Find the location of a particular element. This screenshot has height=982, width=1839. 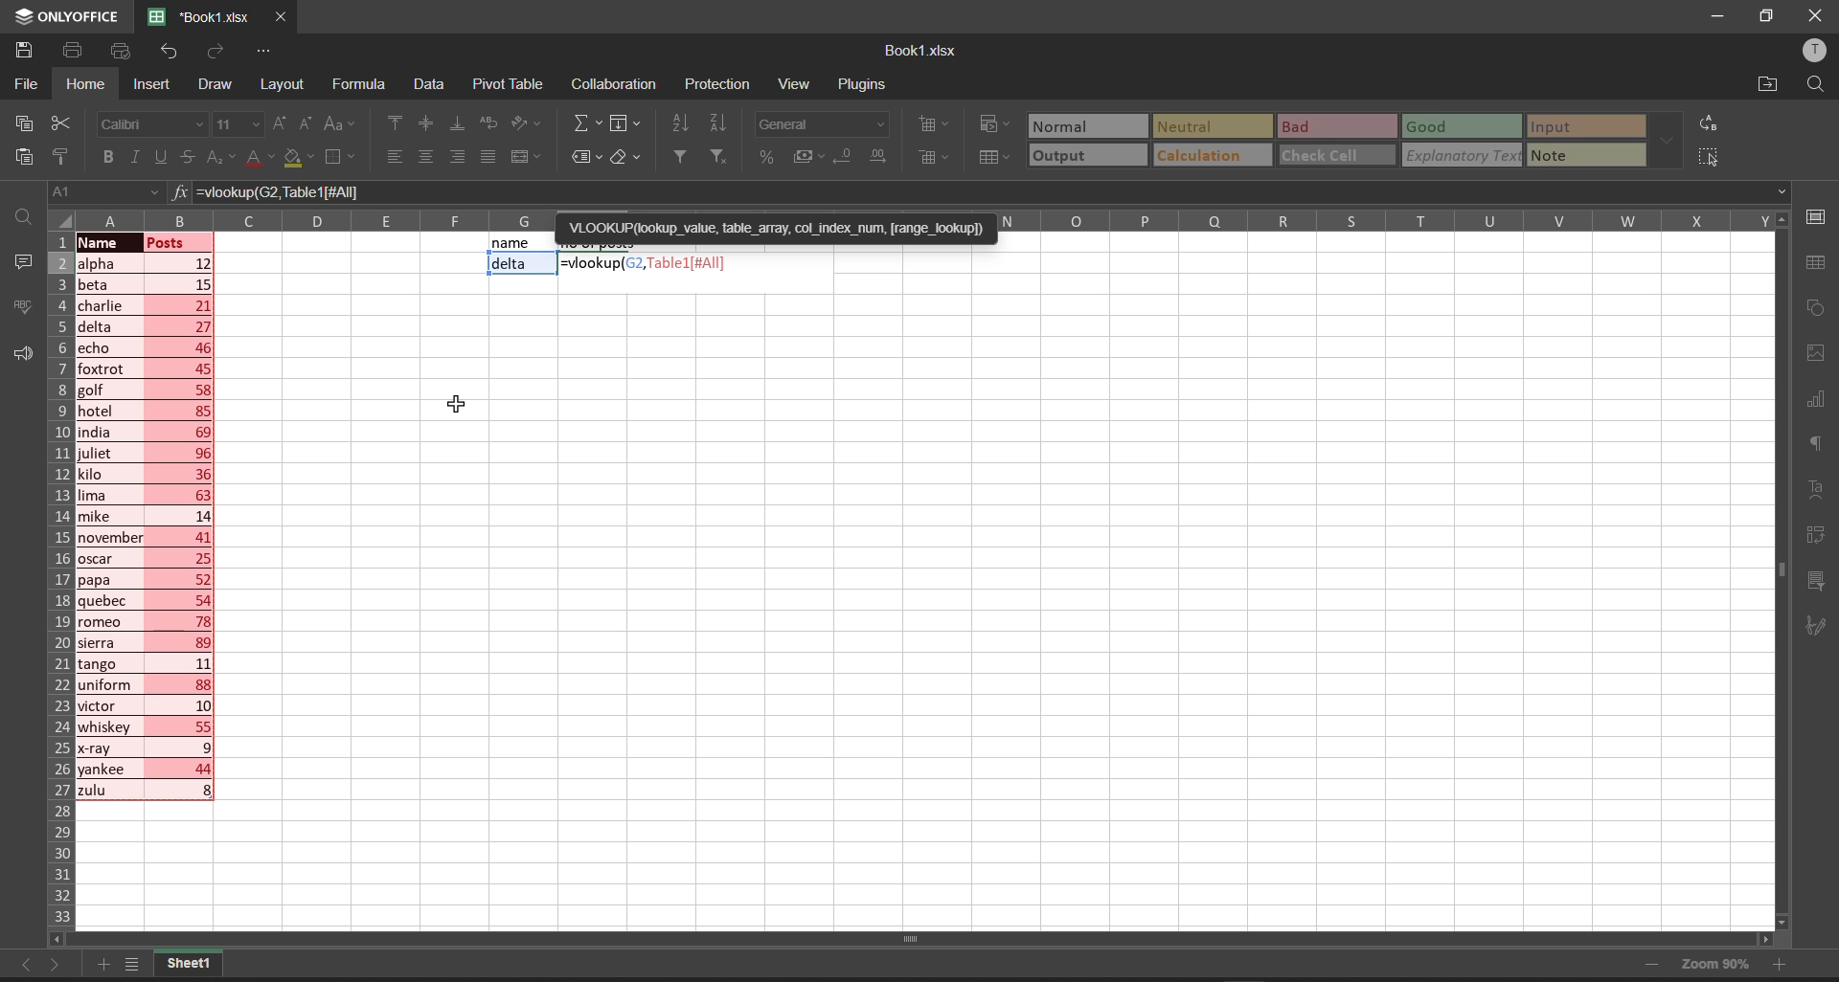

close workbook is located at coordinates (282, 17).